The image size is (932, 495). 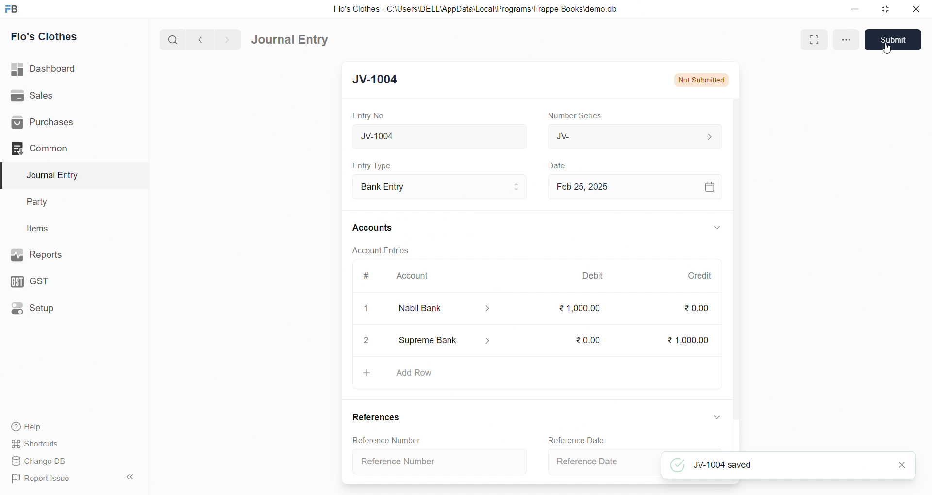 What do you see at coordinates (695, 310) in the screenshot?
I see `₹ 0.00` at bounding box center [695, 310].